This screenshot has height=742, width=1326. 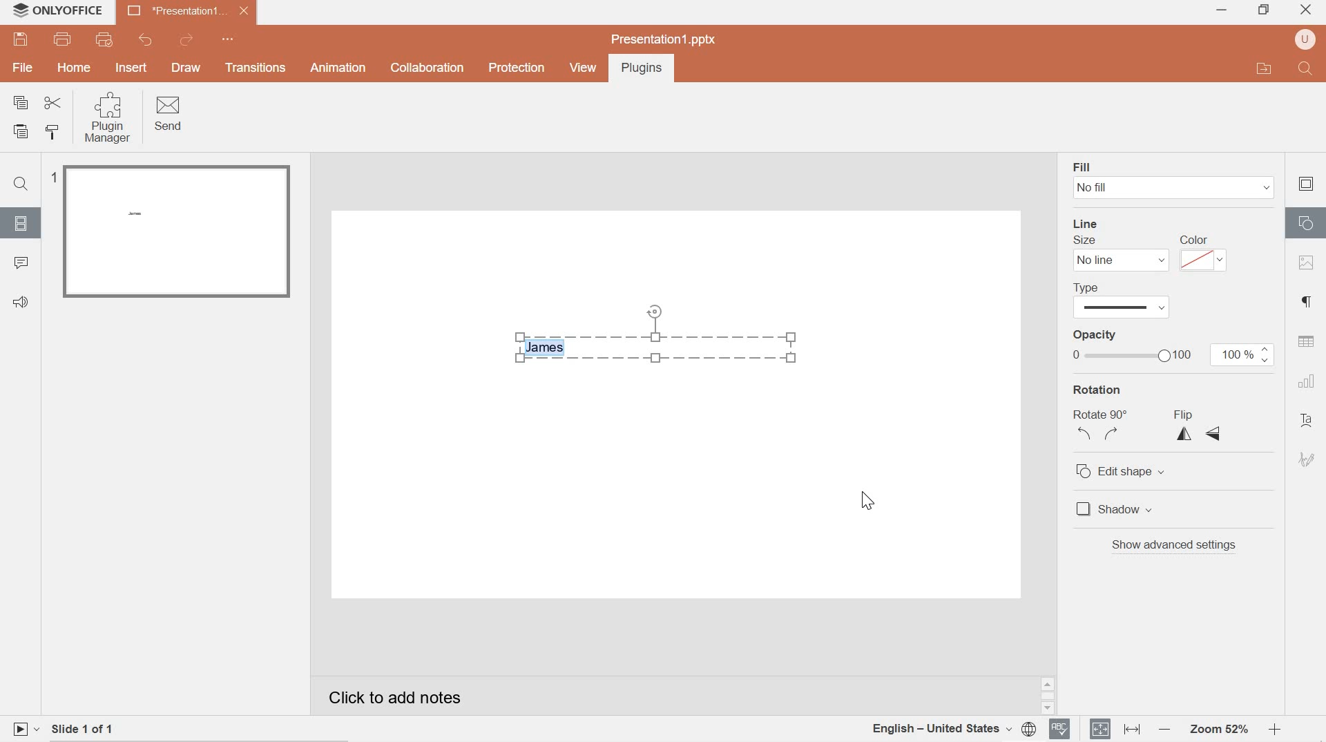 I want to click on slide 1 of 1, so click(x=95, y=726).